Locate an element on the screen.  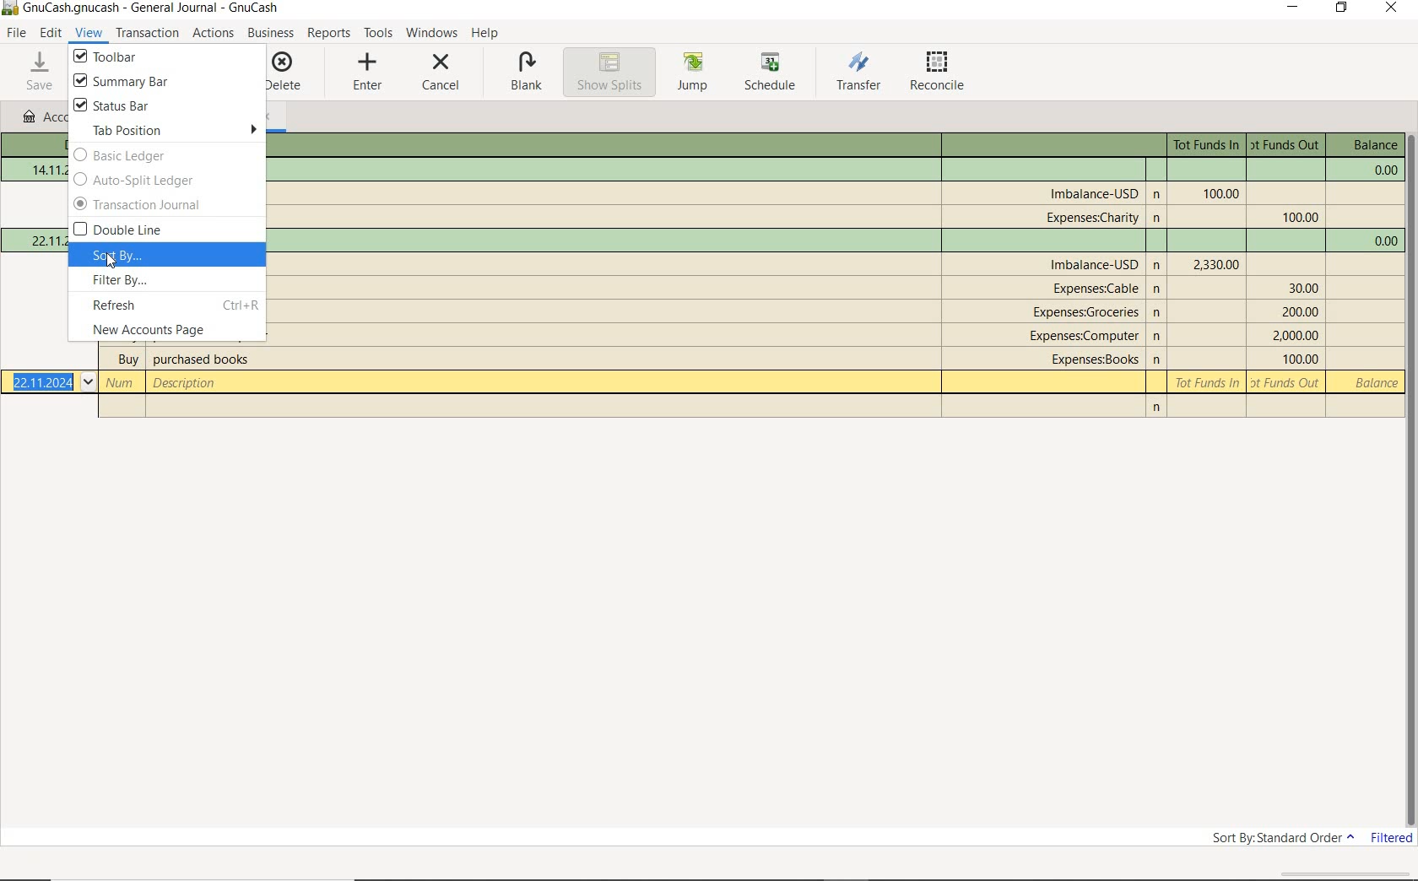
JUMP is located at coordinates (693, 71).